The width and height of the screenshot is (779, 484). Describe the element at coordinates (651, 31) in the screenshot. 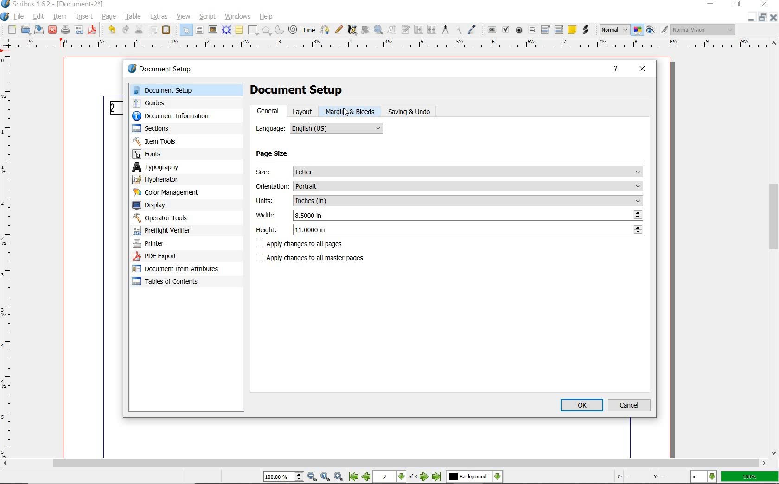

I see `preview mode` at that location.